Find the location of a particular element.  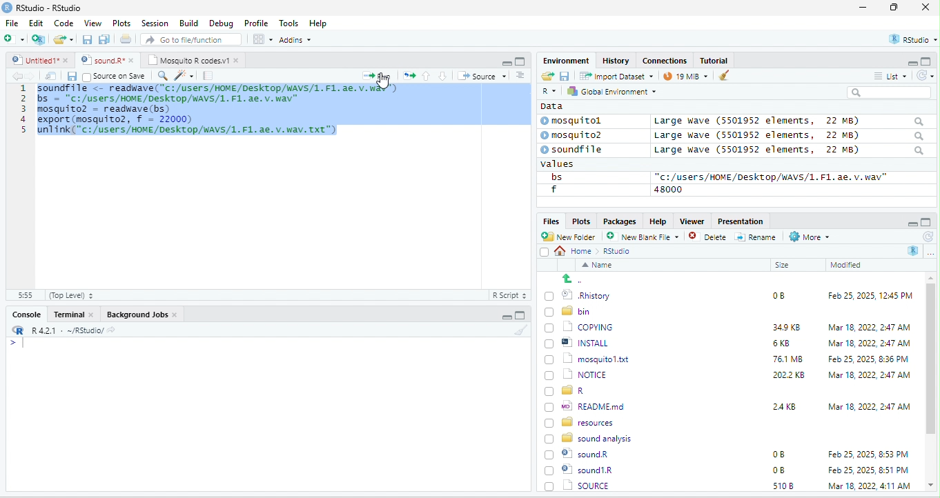

Feb 25, 2025, 12:45 PM is located at coordinates (870, 297).